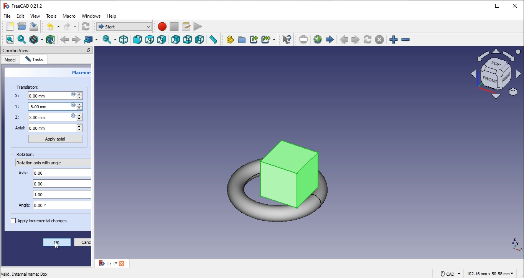 This screenshot has height=278, width=524. I want to click on refresh, so click(368, 39).